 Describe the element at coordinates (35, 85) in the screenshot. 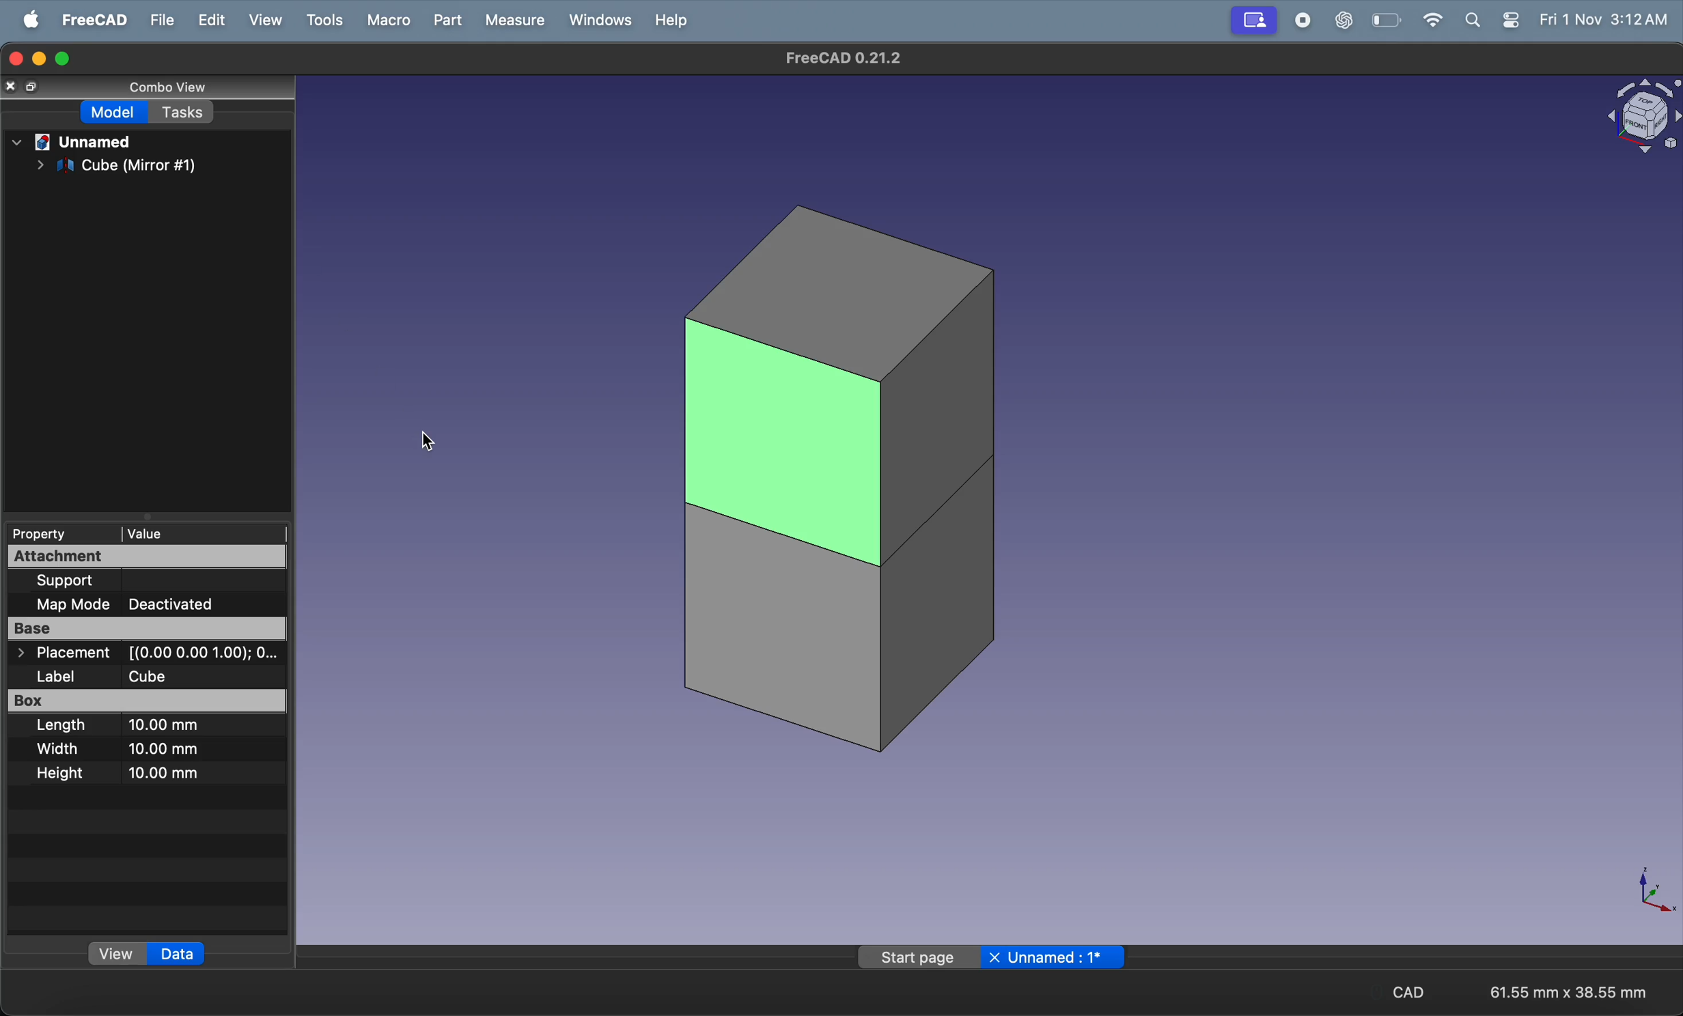

I see `resize` at that location.